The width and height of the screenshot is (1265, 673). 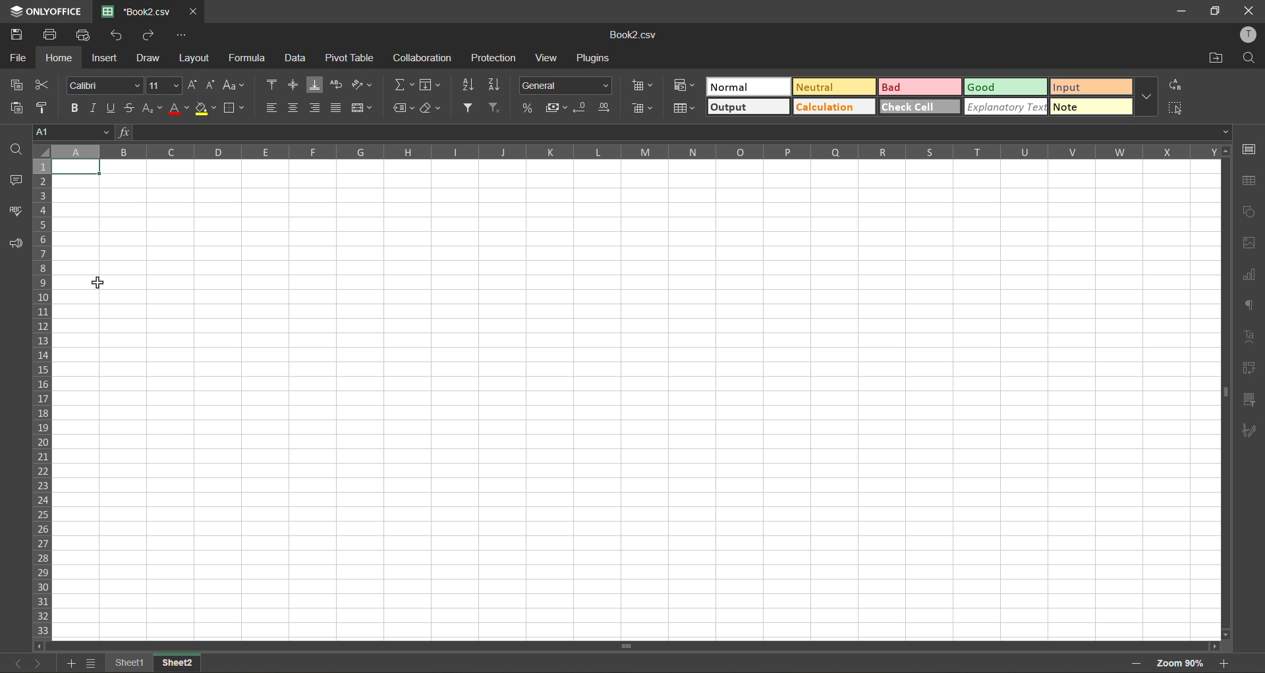 I want to click on filename, so click(x=134, y=11).